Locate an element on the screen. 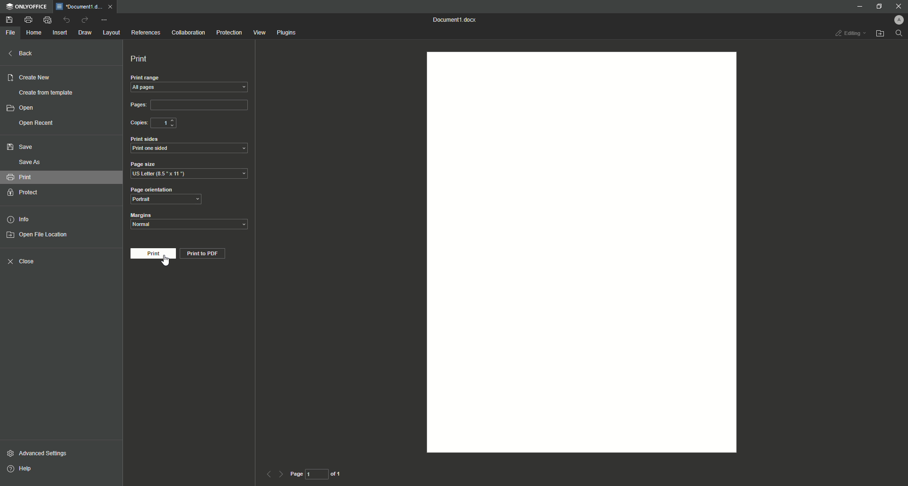  Normal is located at coordinates (191, 226).